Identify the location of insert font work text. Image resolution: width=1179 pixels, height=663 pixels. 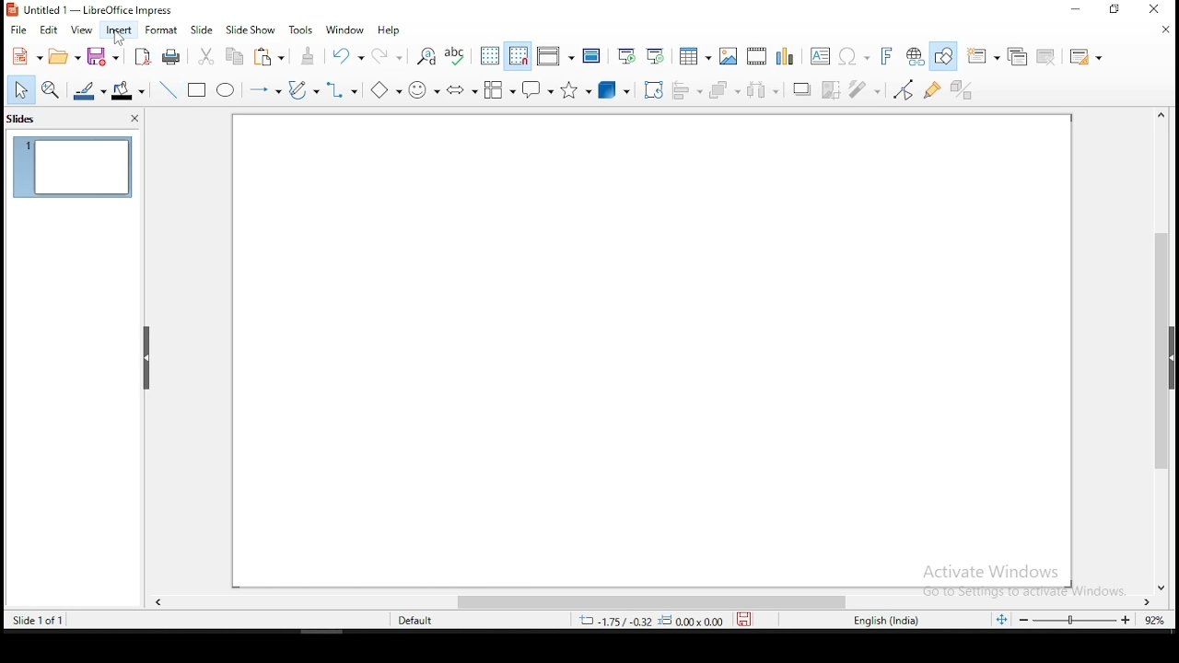
(887, 55).